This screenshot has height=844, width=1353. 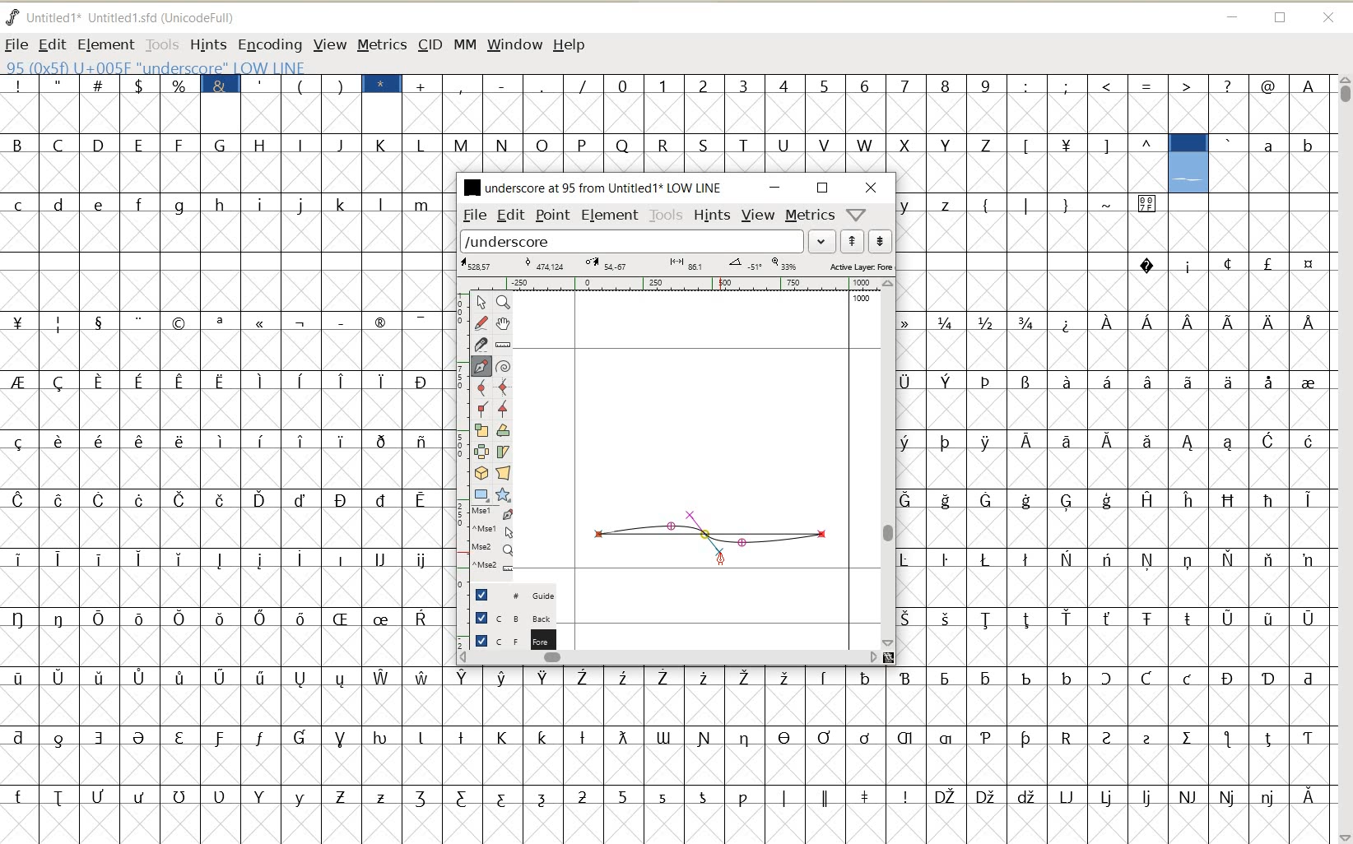 I want to click on FILE, so click(x=16, y=44).